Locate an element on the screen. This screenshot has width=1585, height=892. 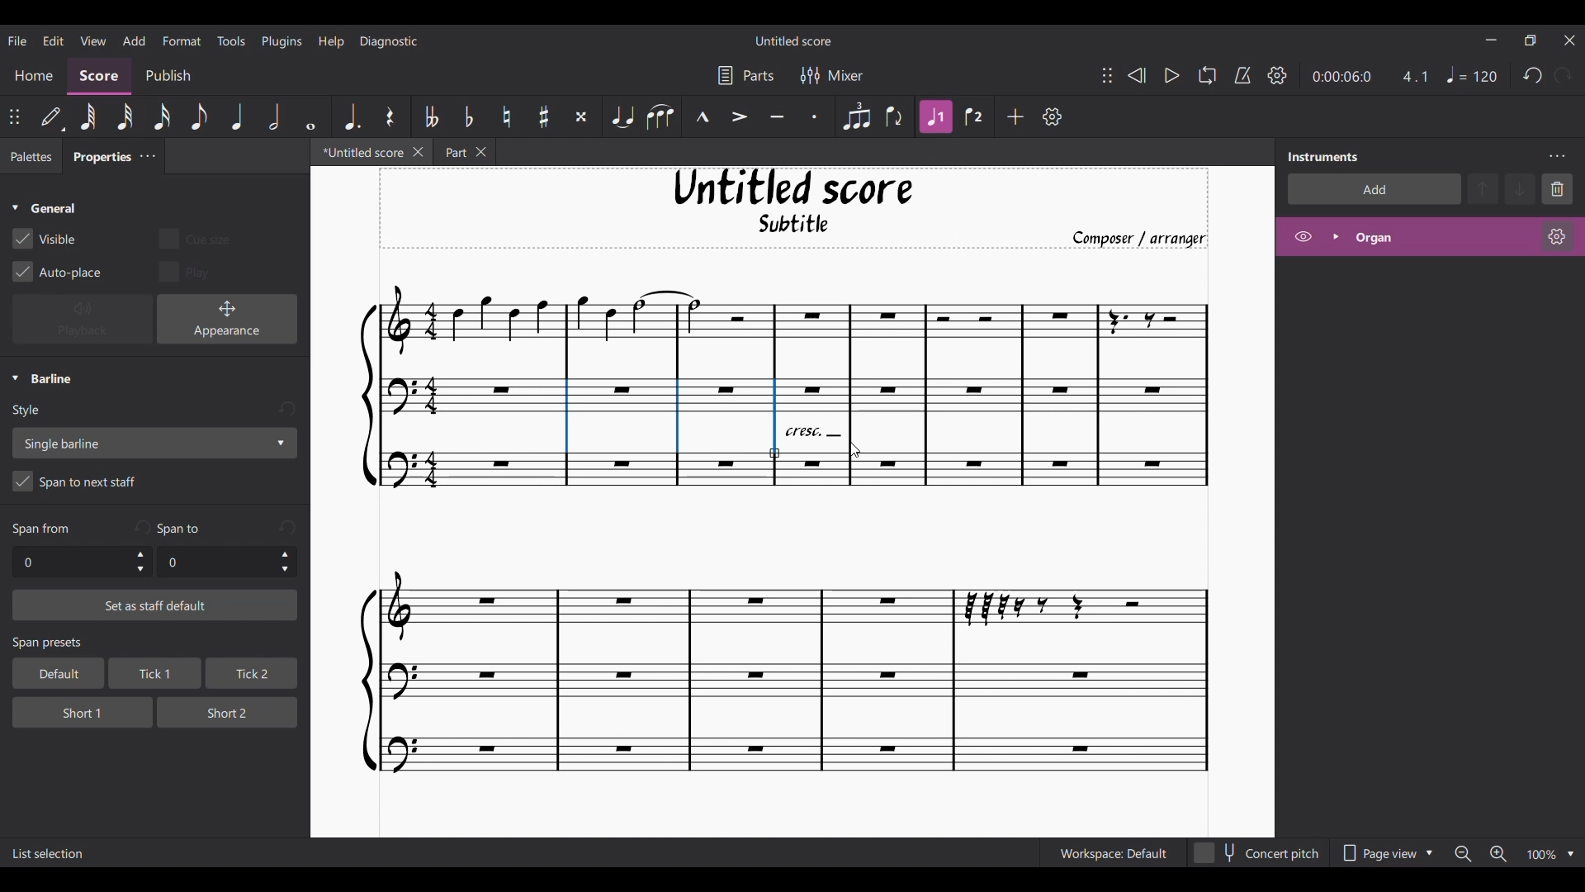
Playback is located at coordinates (83, 320).